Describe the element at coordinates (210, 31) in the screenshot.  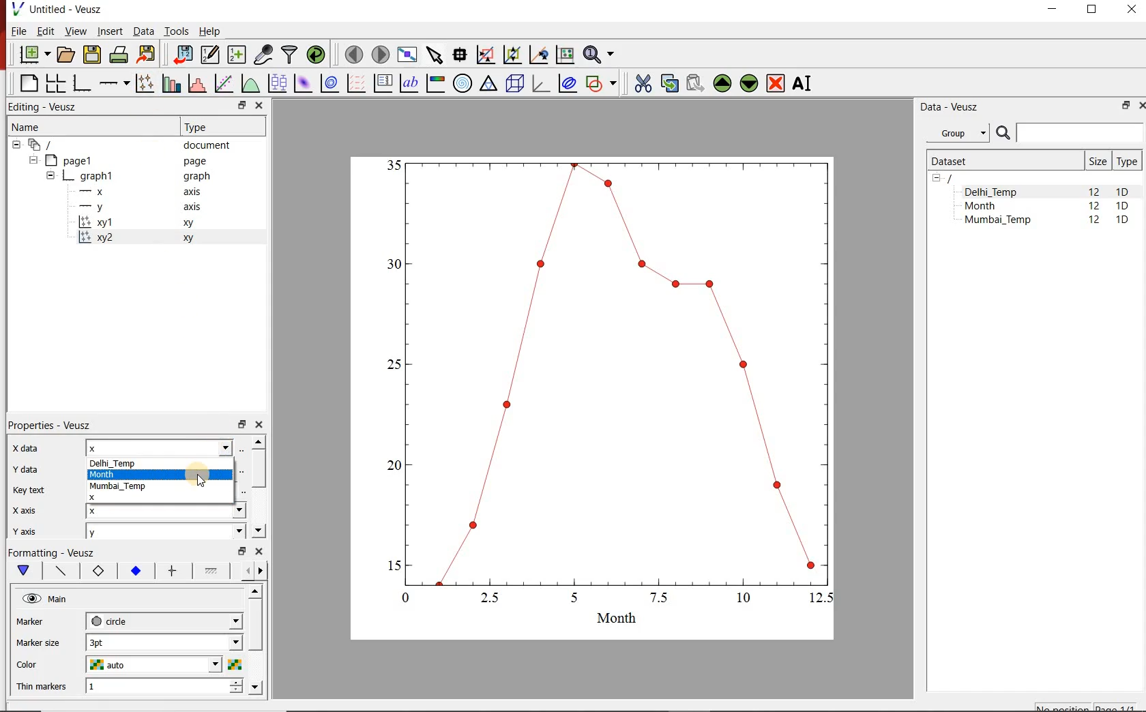
I see `Help` at that location.